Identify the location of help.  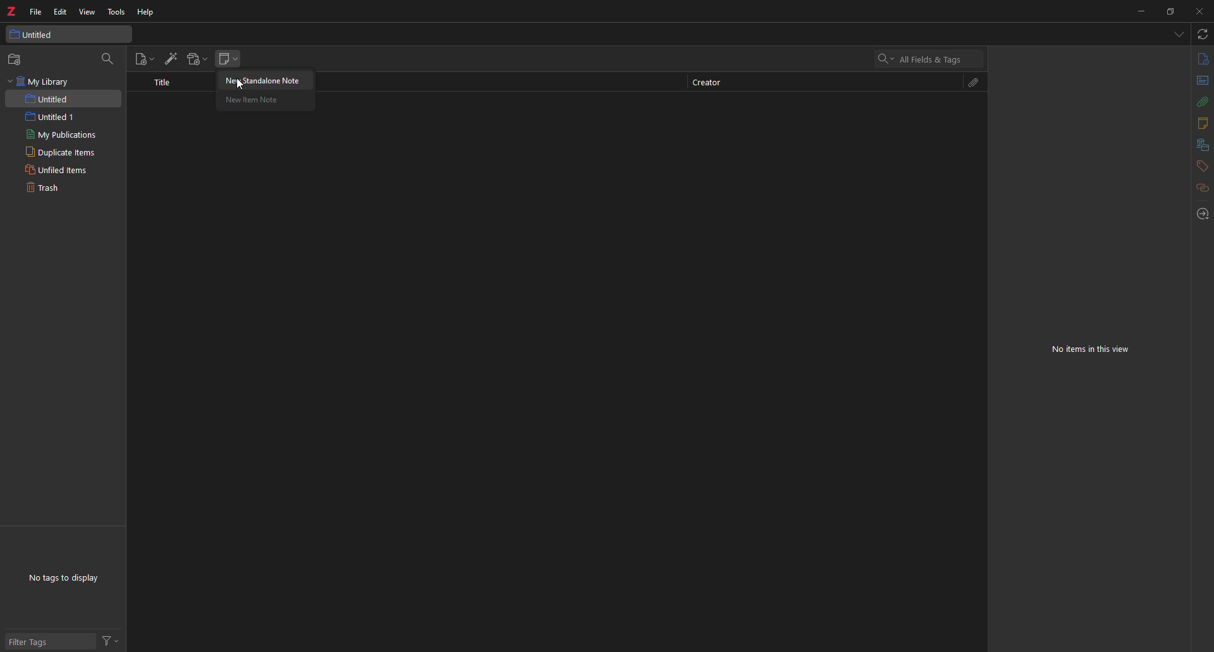
(150, 11).